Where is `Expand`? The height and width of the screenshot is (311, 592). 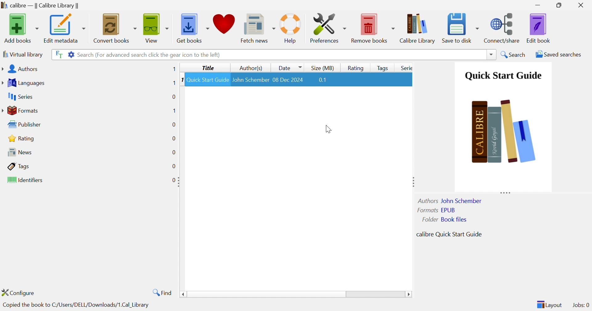
Expand is located at coordinates (505, 193).